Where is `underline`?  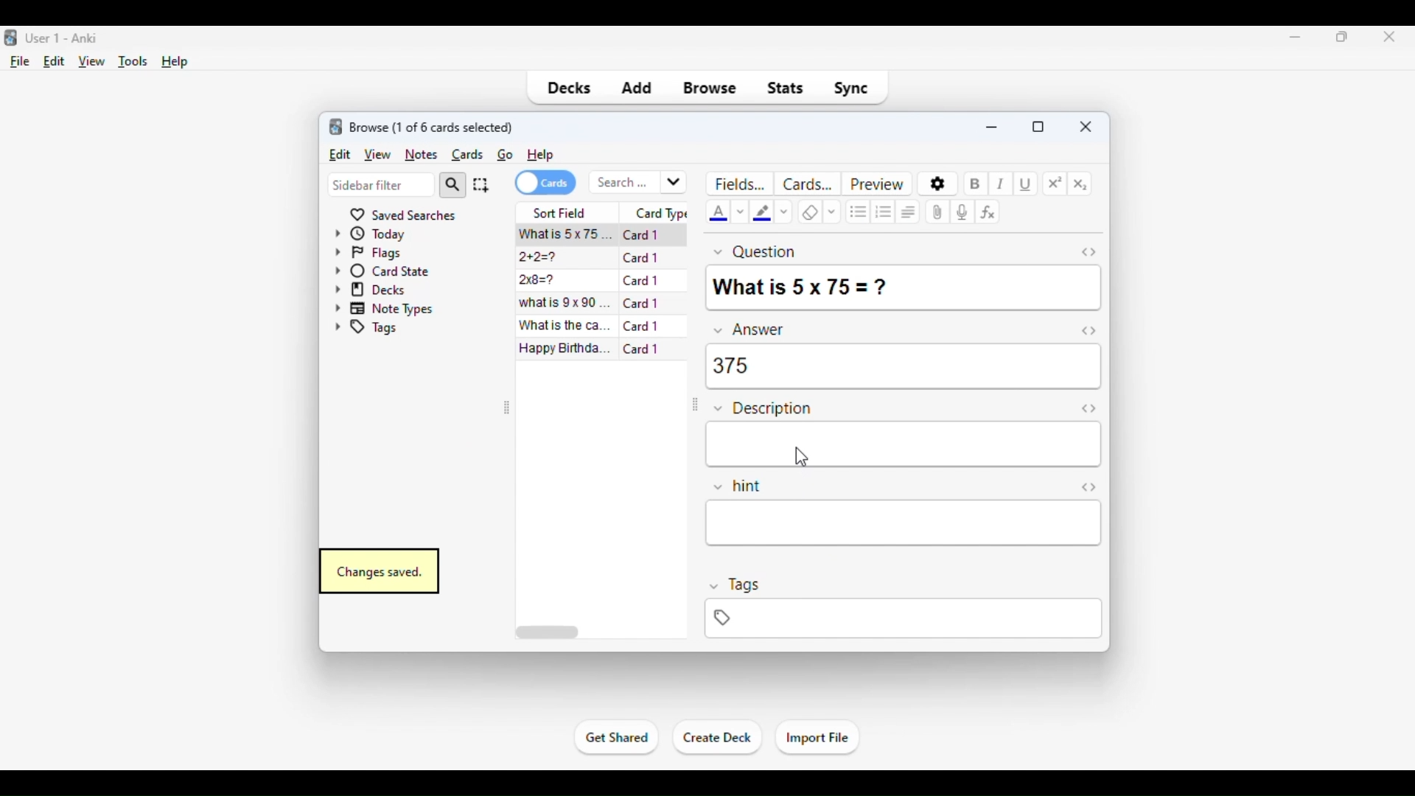
underline is located at coordinates (1027, 185).